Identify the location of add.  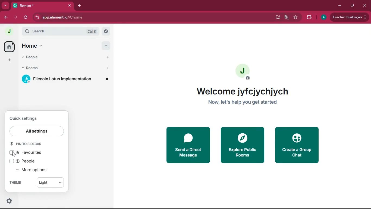
(9, 60).